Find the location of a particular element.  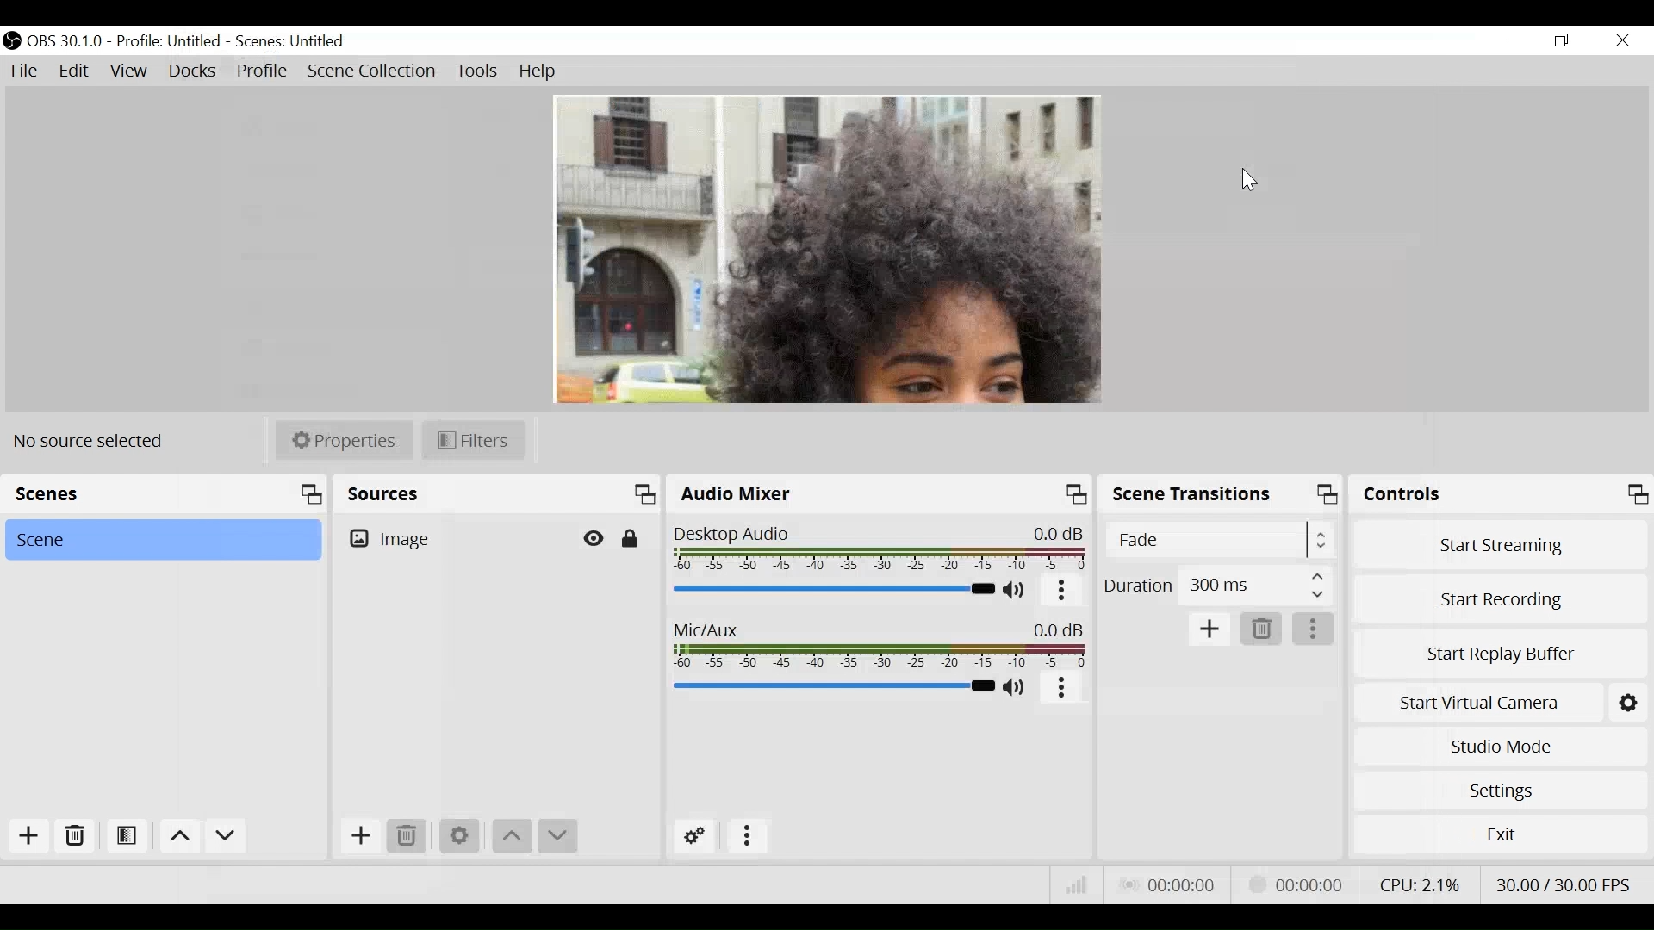

minimize is located at coordinates (1503, 40).